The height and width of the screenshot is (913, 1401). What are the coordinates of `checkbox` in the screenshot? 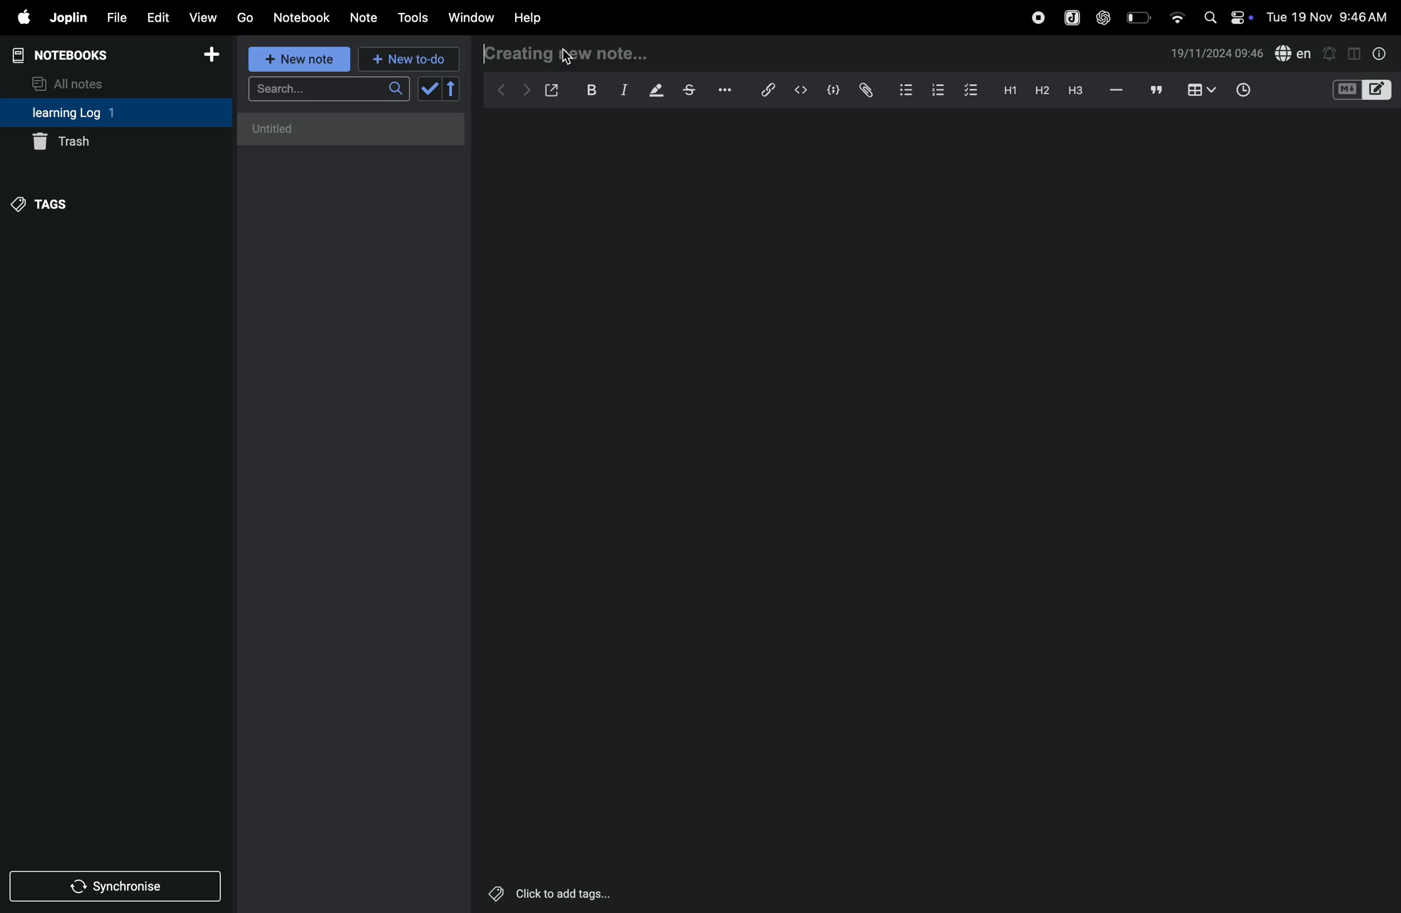 It's located at (970, 88).